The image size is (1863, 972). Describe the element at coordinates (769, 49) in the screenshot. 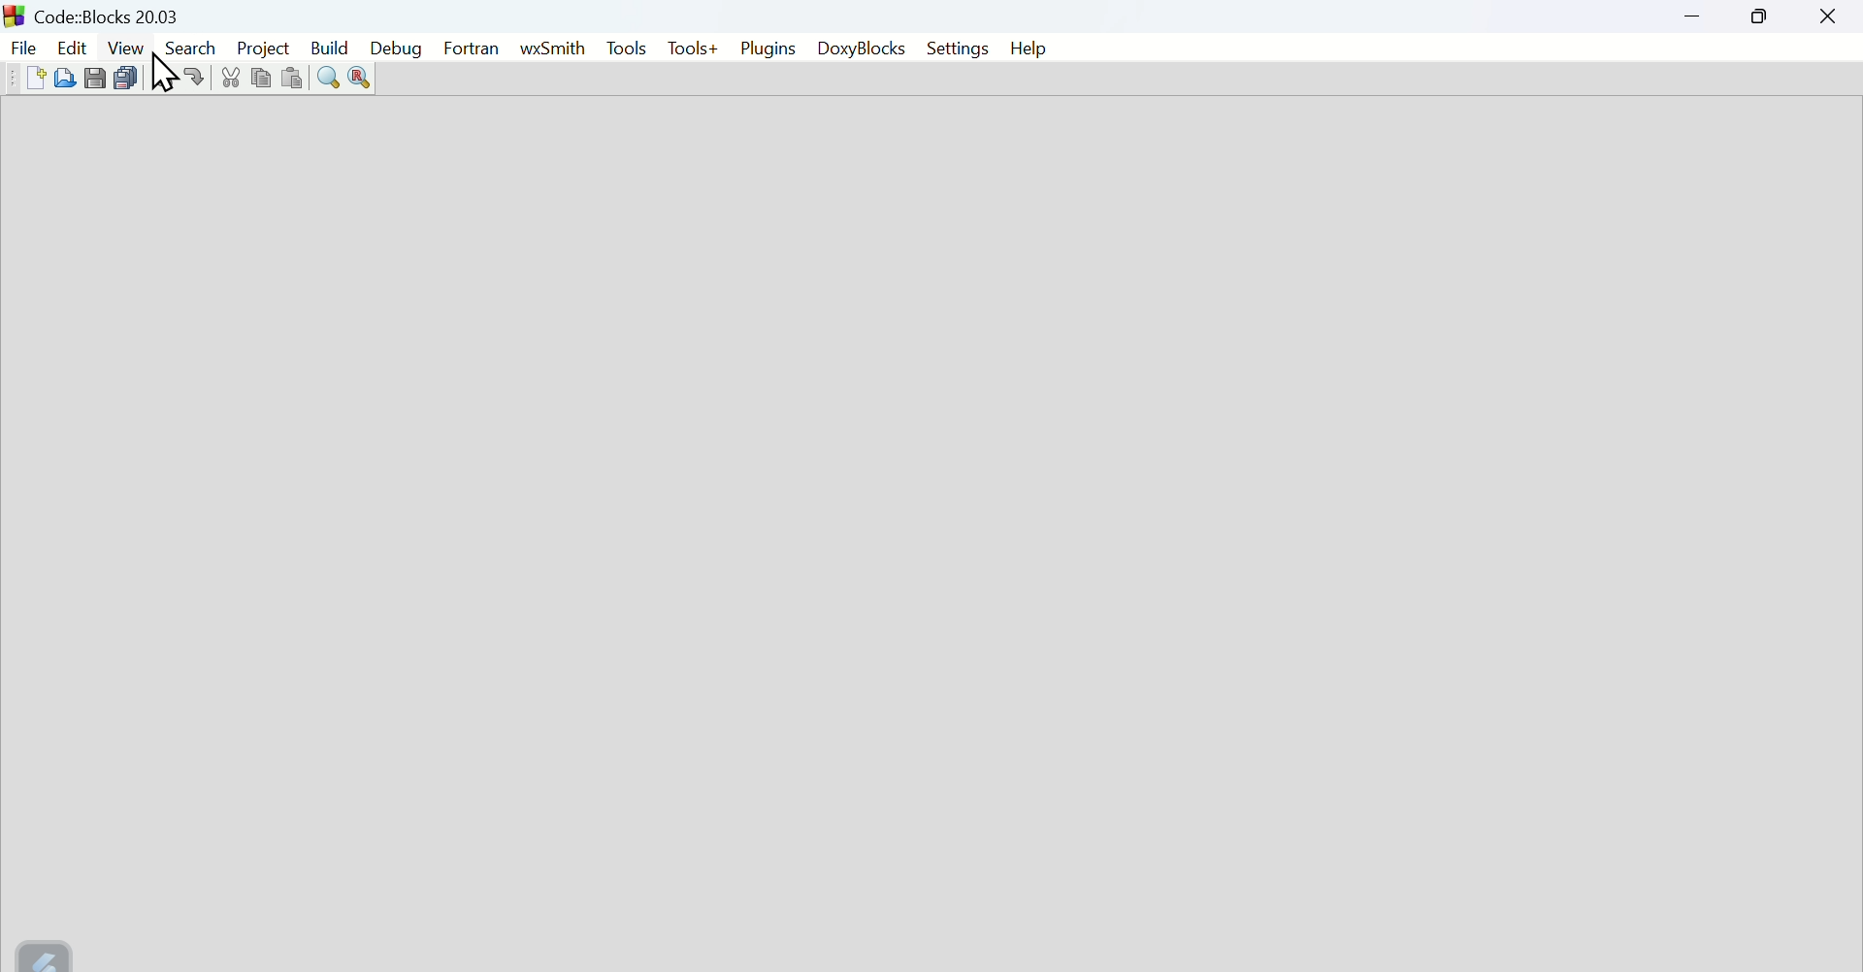

I see `Plugins` at that location.